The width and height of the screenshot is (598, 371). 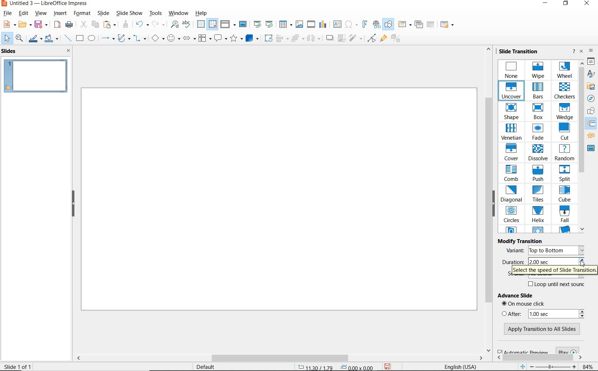 I want to click on CLOSE SIDEBAR DECK, so click(x=582, y=52).